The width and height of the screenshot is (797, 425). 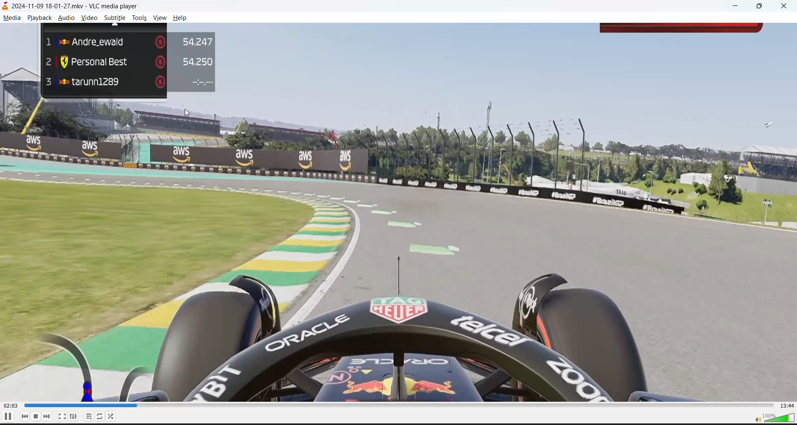 What do you see at coordinates (37, 416) in the screenshot?
I see `stop` at bounding box center [37, 416].